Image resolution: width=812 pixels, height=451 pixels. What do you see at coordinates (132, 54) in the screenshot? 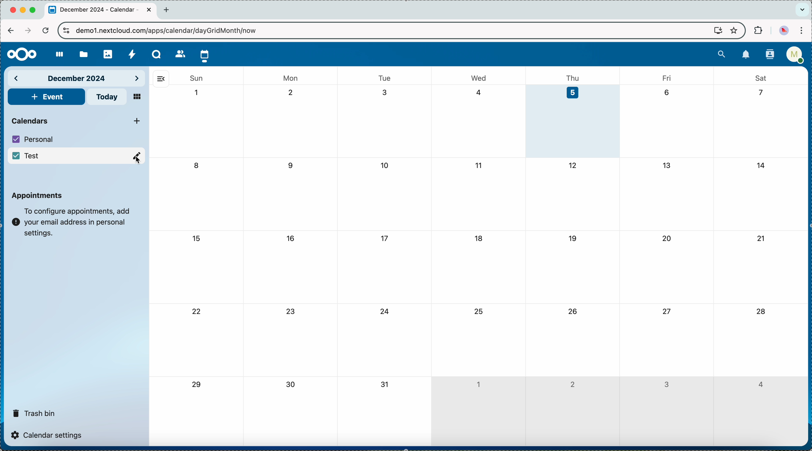
I see `activity` at bounding box center [132, 54].